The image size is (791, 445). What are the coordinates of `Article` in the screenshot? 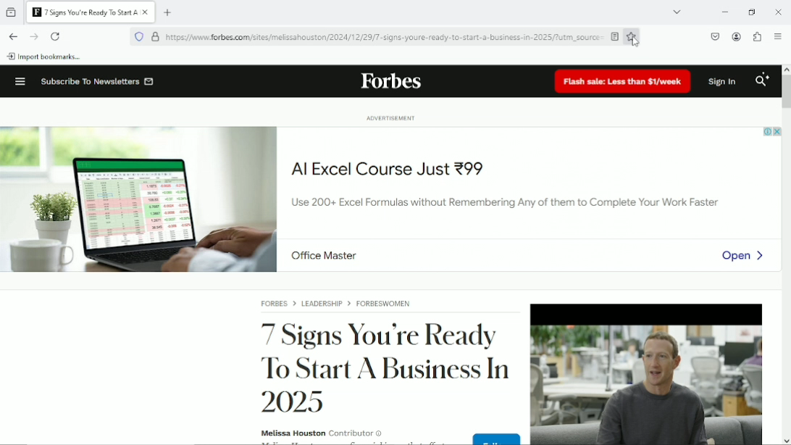 It's located at (473, 367).